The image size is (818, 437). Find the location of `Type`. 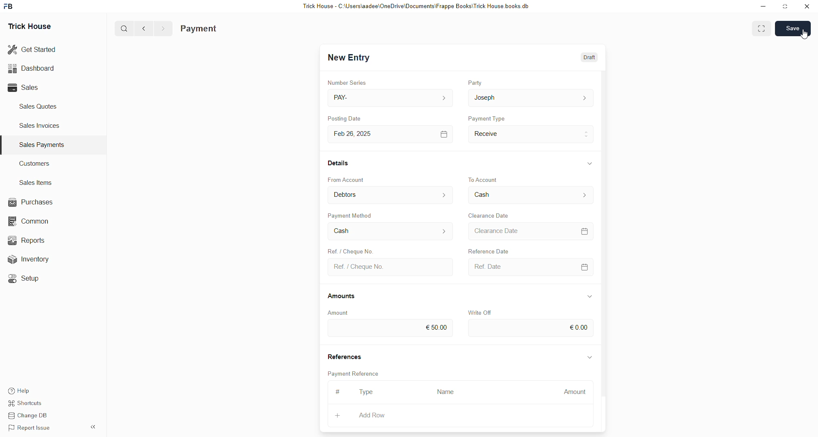

Type is located at coordinates (366, 392).